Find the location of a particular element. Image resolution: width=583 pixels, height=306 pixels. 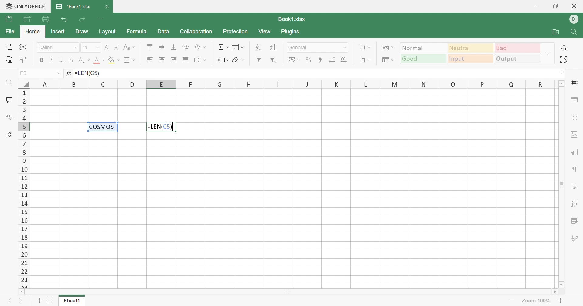

Paragraph settings is located at coordinates (574, 170).